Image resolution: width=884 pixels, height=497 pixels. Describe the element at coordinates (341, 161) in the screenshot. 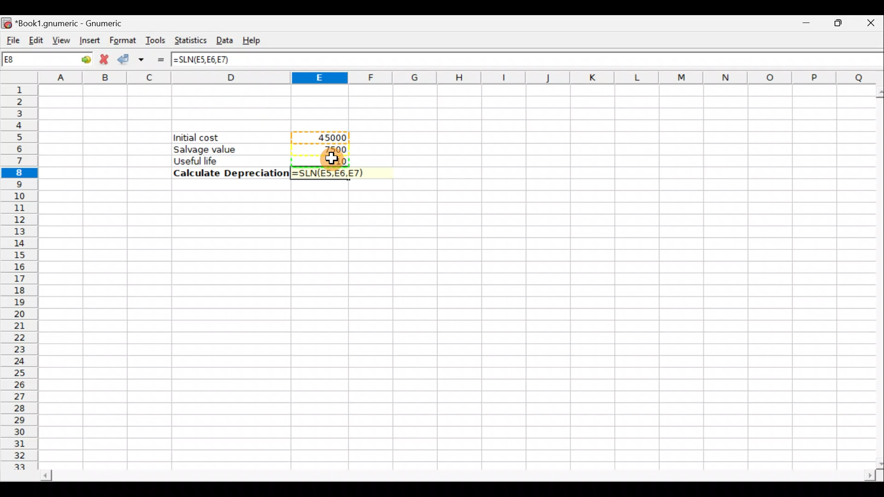

I see `Cursor hovering on cell E7` at that location.